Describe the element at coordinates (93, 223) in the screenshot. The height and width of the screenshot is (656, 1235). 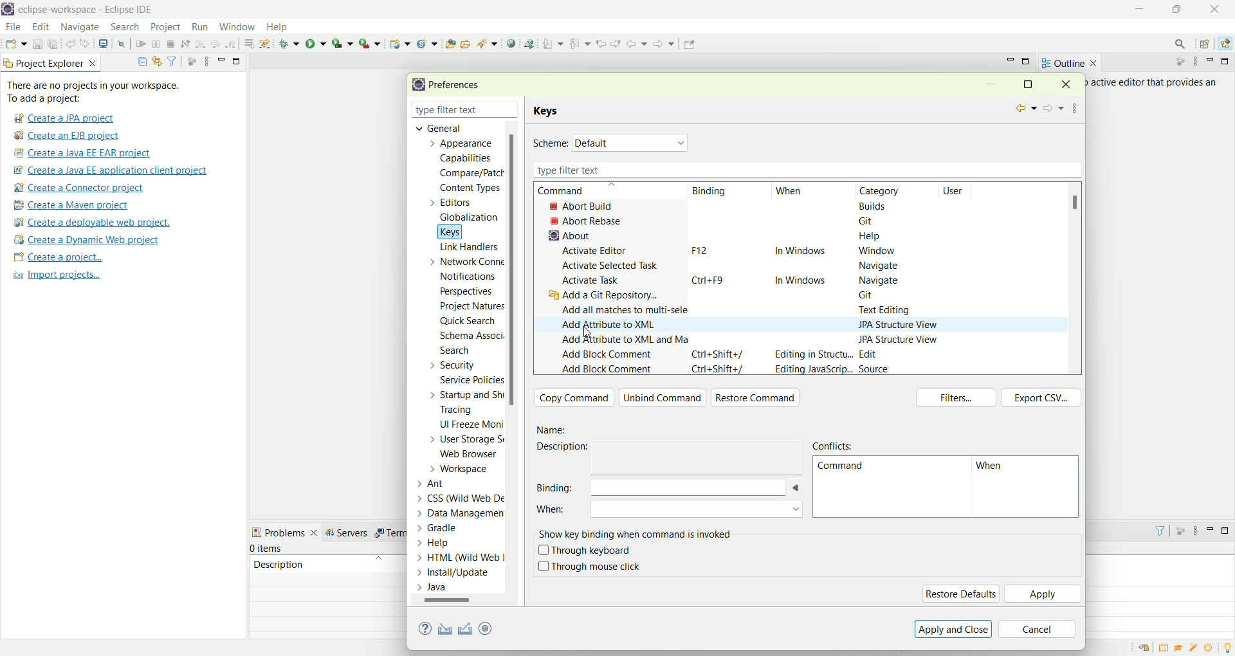
I see `create a deployable web project` at that location.